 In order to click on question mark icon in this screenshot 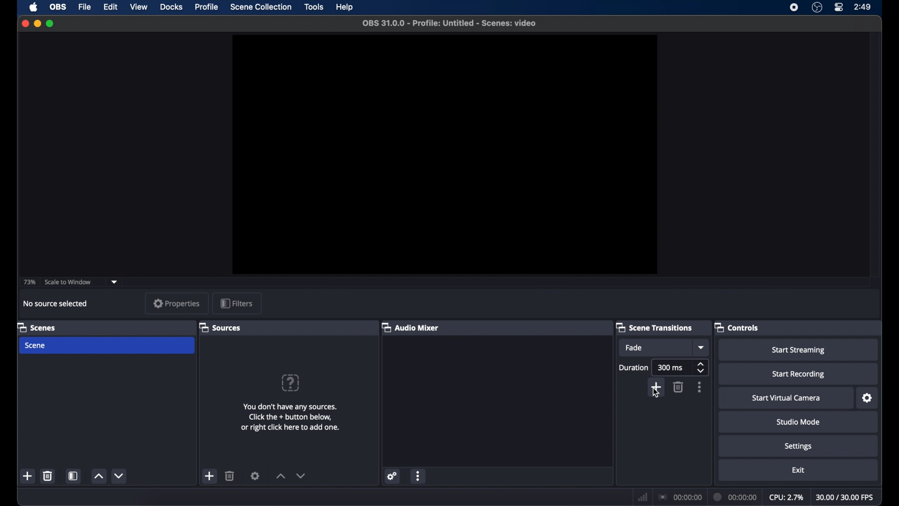, I will do `click(291, 383)`.